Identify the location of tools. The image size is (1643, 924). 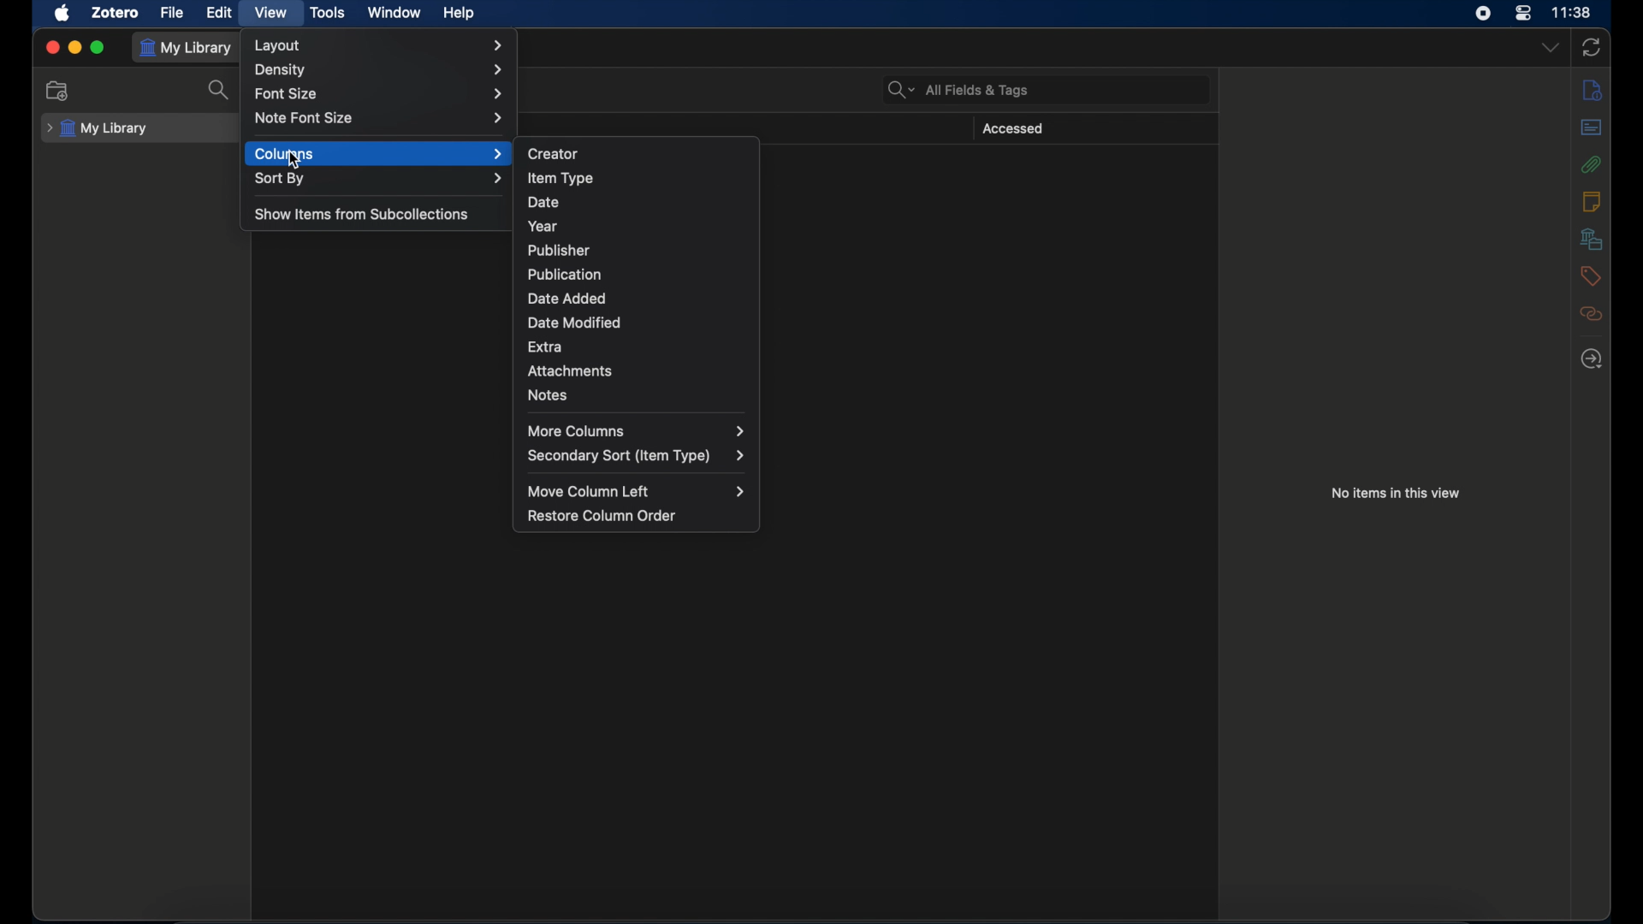
(327, 13).